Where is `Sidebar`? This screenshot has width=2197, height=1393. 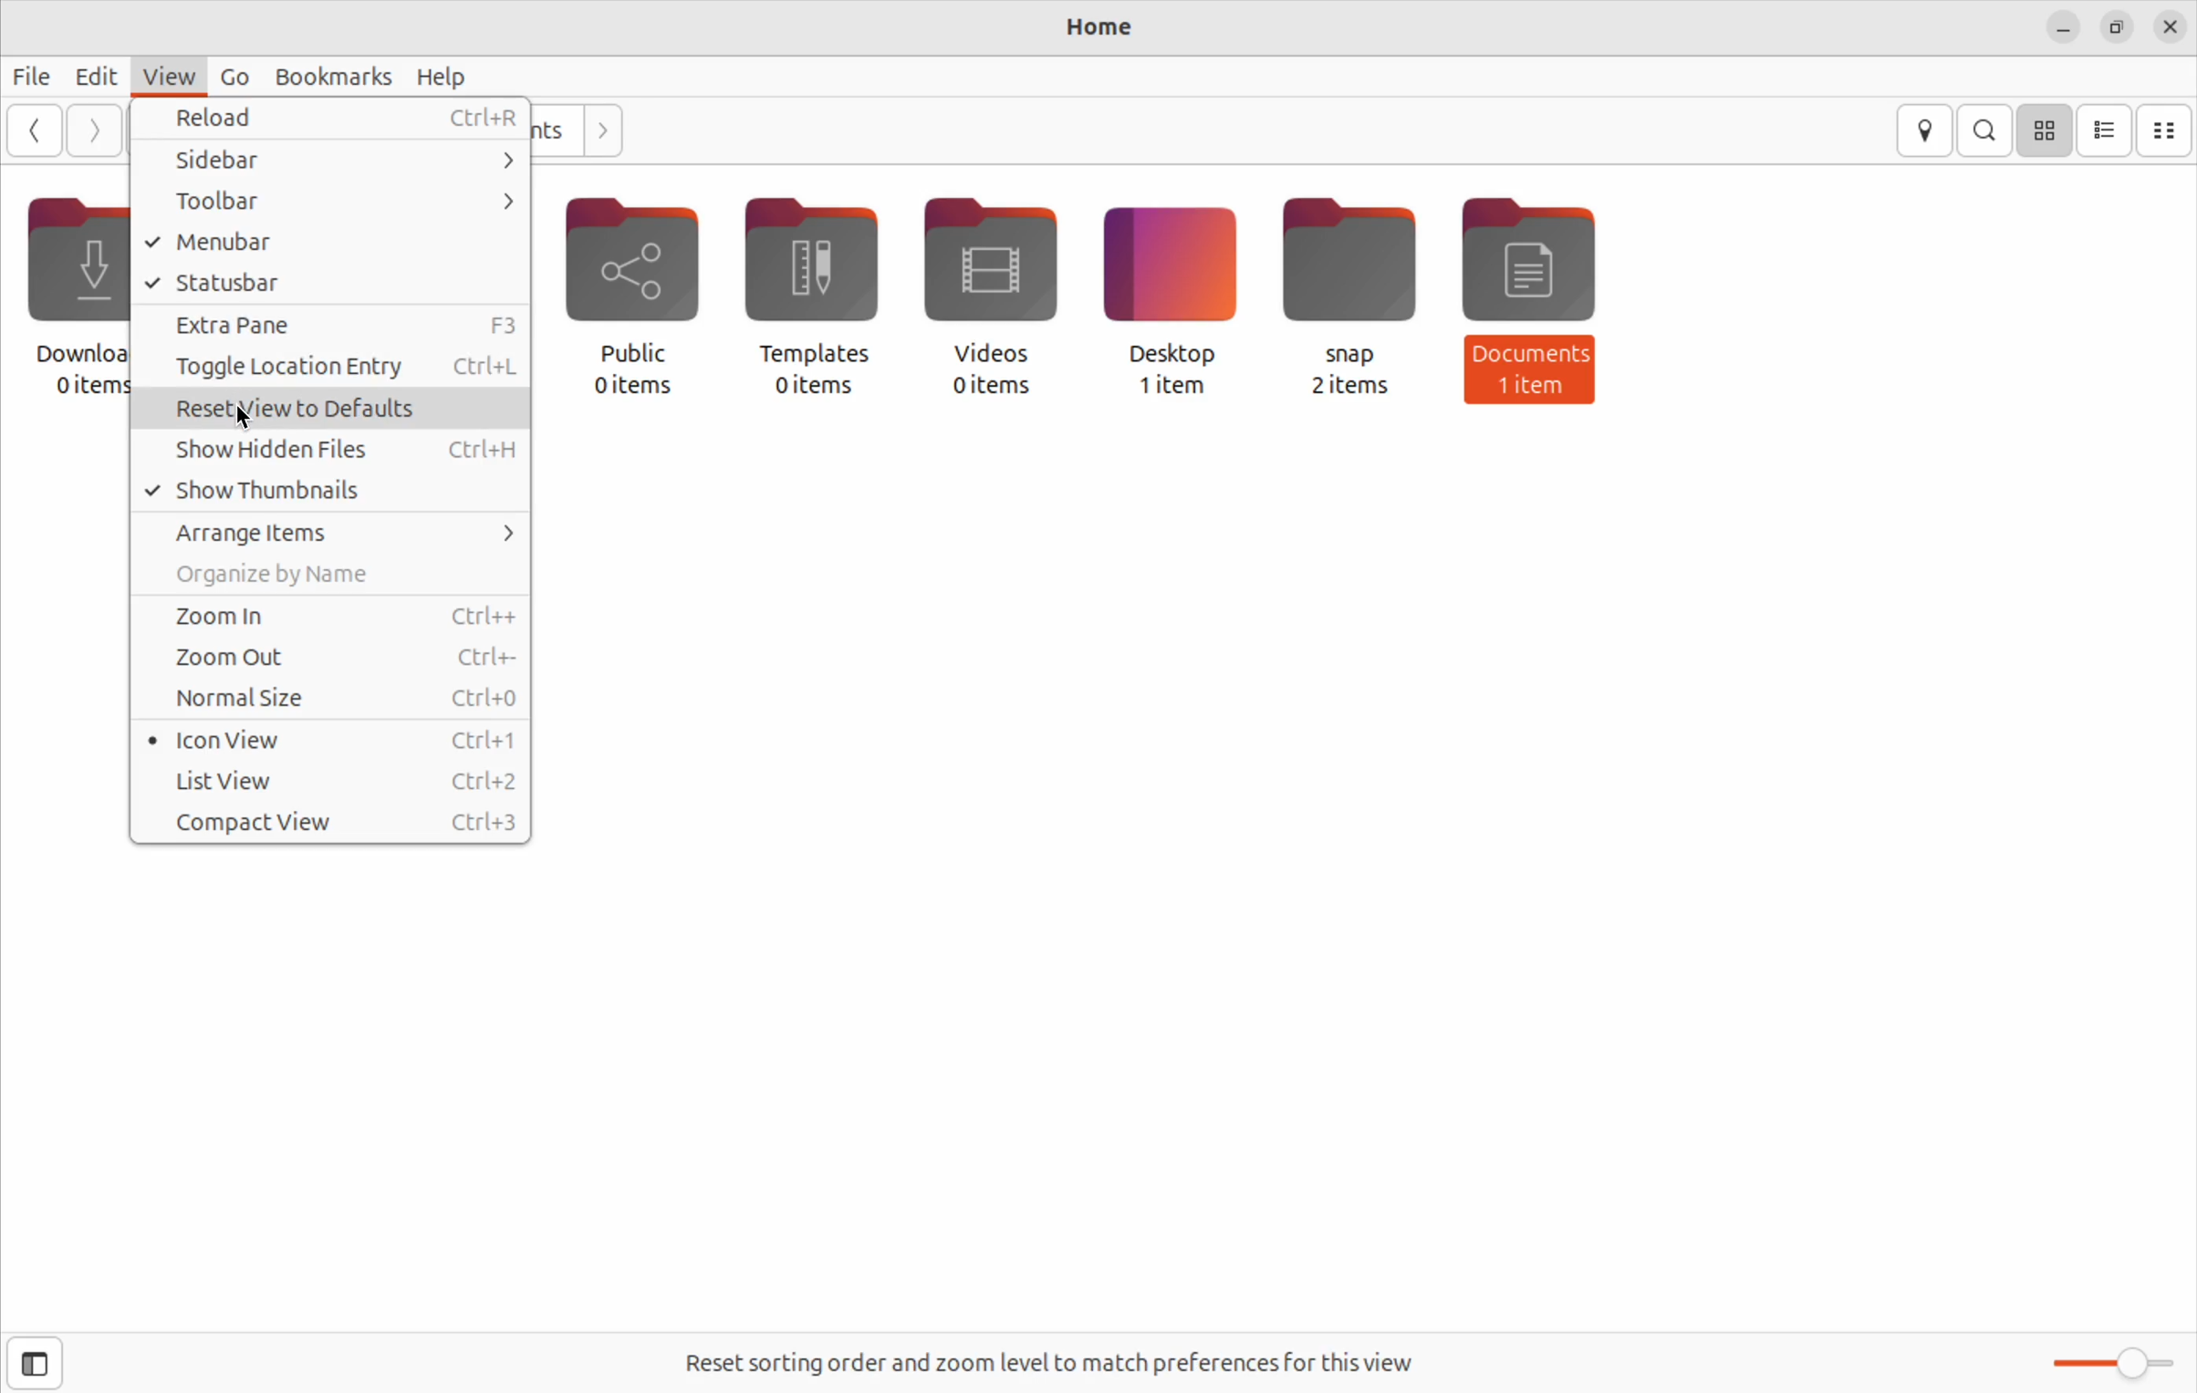
Sidebar is located at coordinates (331, 161).